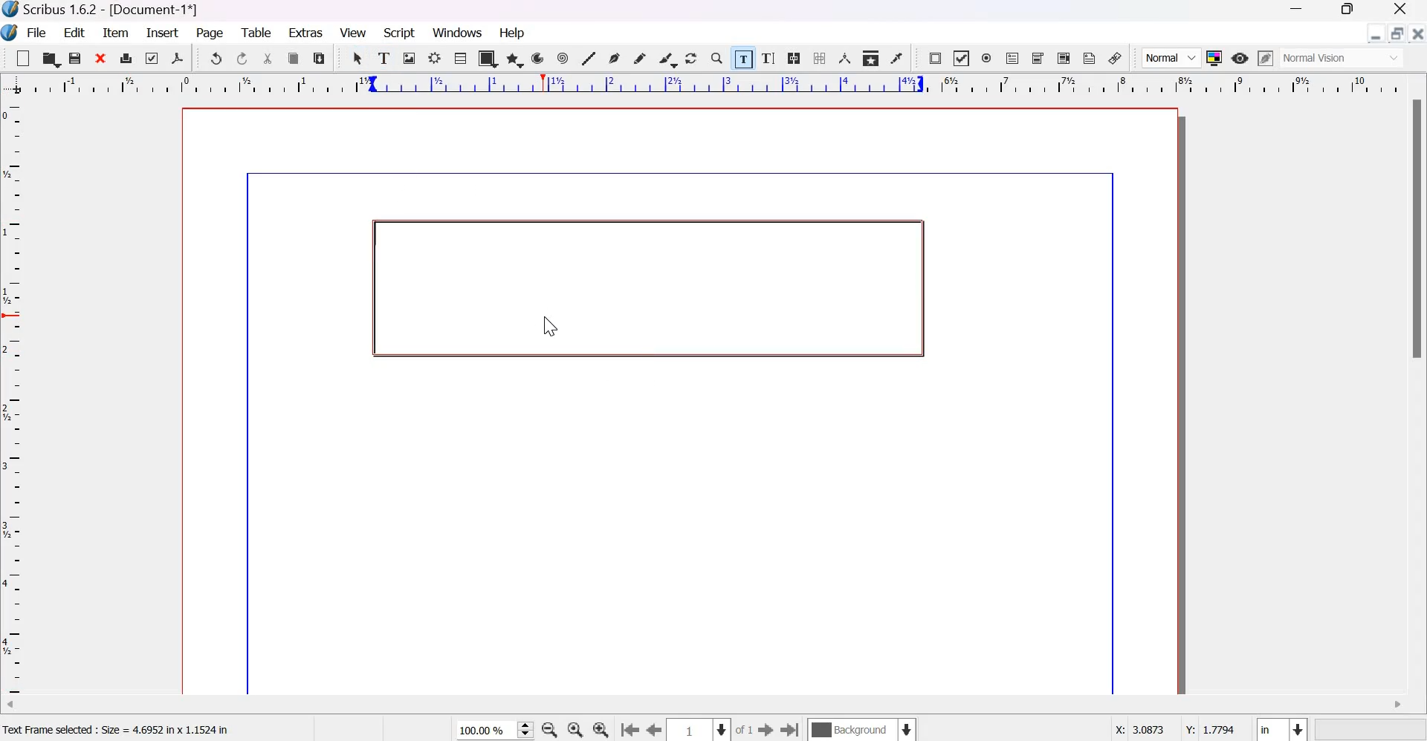 This screenshot has width=1427, height=741. I want to click on undo, so click(216, 58).